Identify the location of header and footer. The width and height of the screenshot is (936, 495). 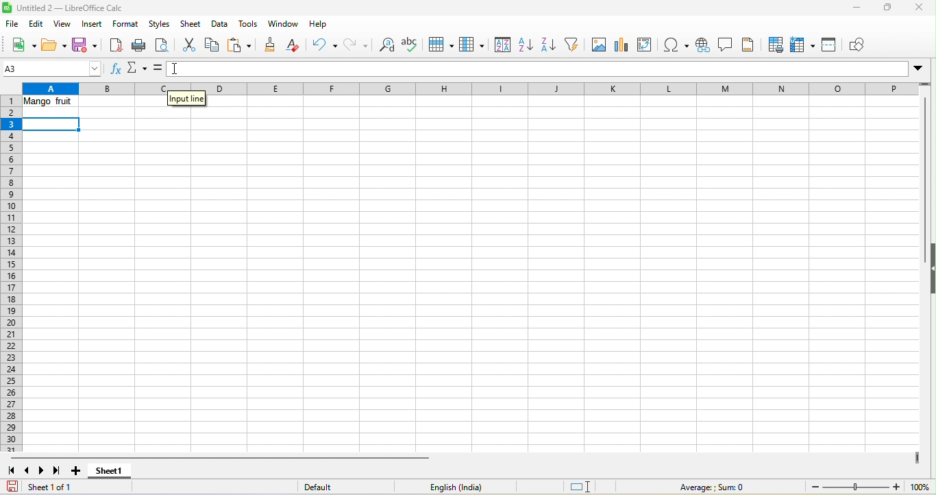
(750, 45).